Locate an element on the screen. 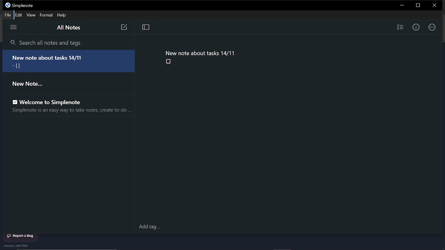 Image resolution: width=445 pixels, height=250 pixels. Search all notes and tags is located at coordinates (68, 42).